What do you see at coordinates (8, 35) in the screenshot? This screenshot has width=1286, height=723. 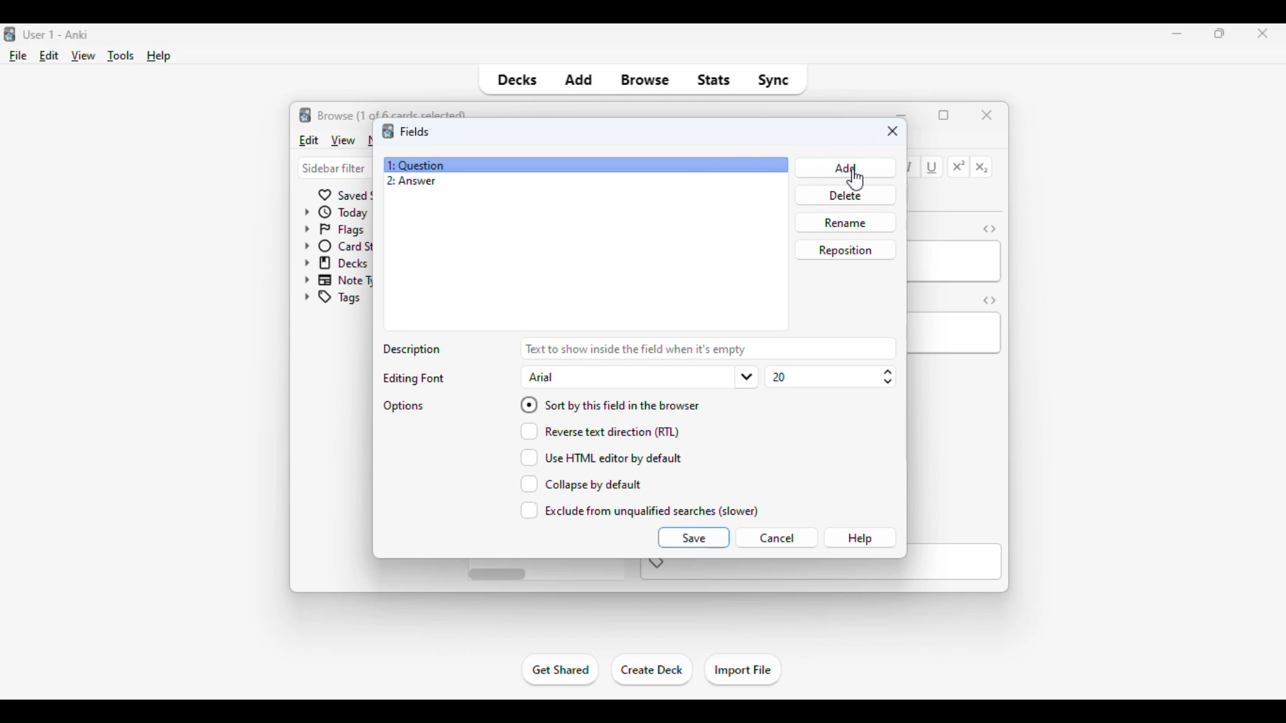 I see `logo` at bounding box center [8, 35].